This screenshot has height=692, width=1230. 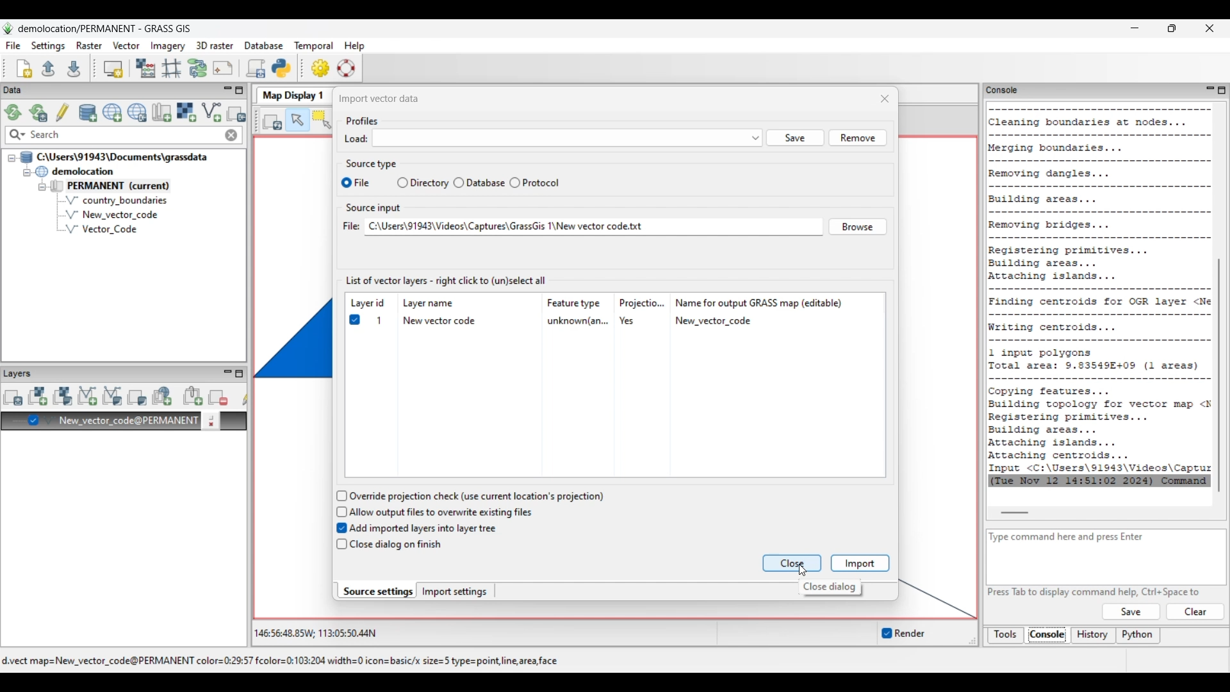 What do you see at coordinates (111, 215) in the screenshot?
I see `New file added` at bounding box center [111, 215].